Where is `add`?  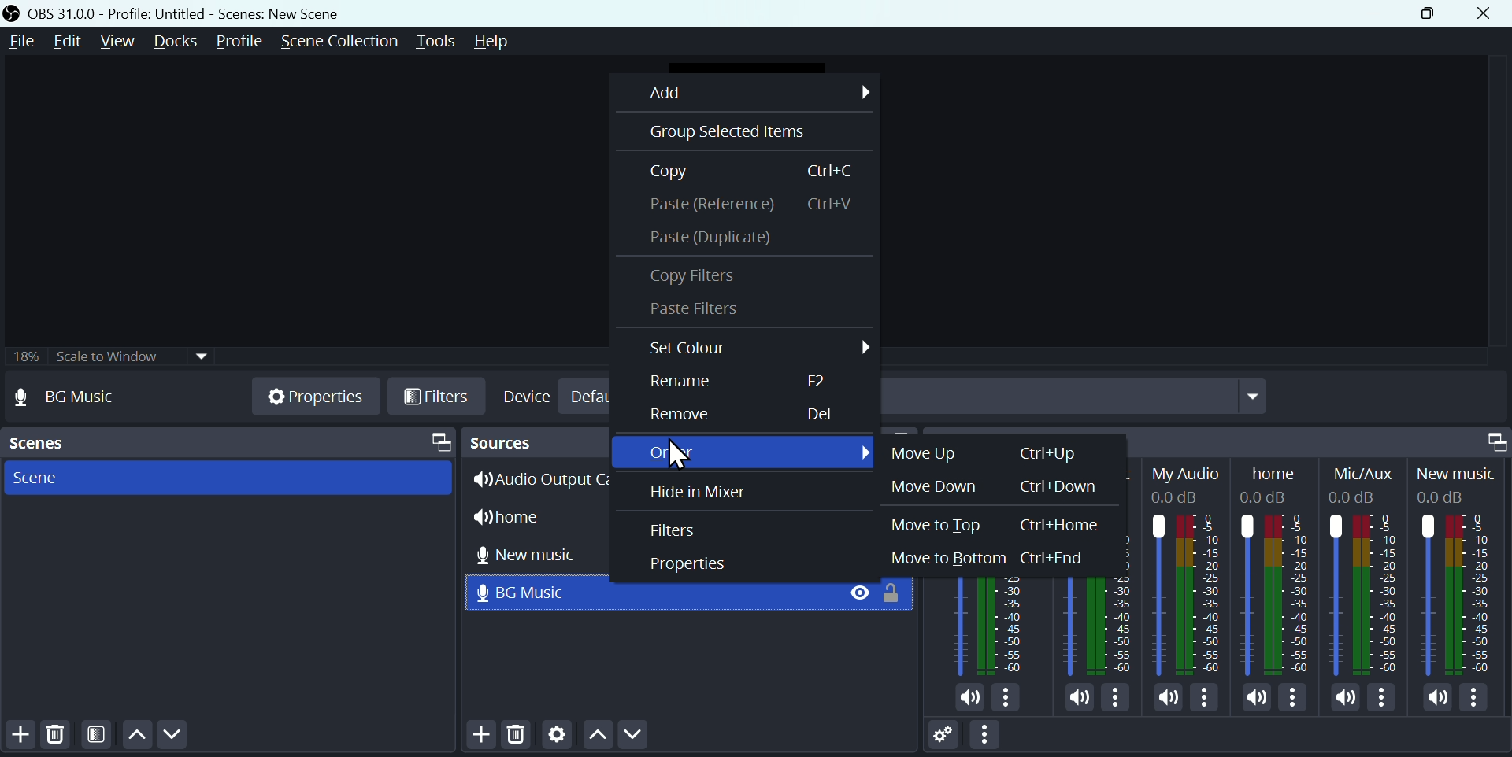
add is located at coordinates (755, 91).